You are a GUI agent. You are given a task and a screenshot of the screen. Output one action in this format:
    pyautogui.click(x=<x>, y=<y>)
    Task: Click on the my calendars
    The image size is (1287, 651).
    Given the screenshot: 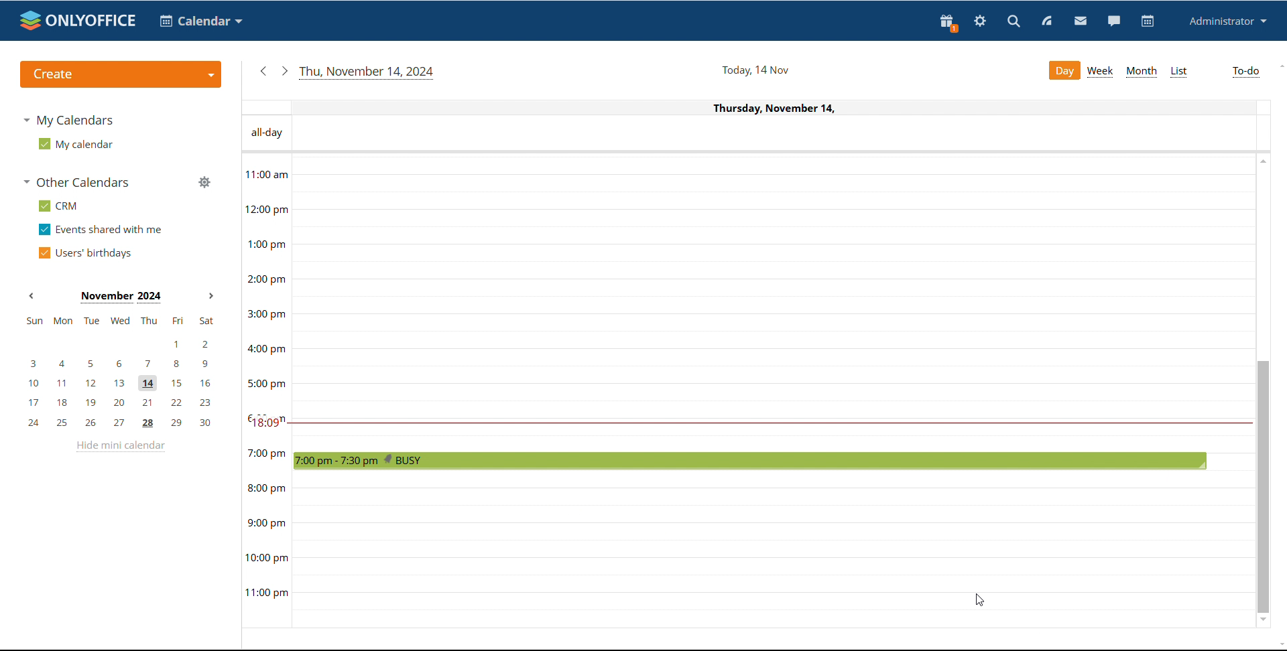 What is the action you would take?
    pyautogui.click(x=68, y=120)
    